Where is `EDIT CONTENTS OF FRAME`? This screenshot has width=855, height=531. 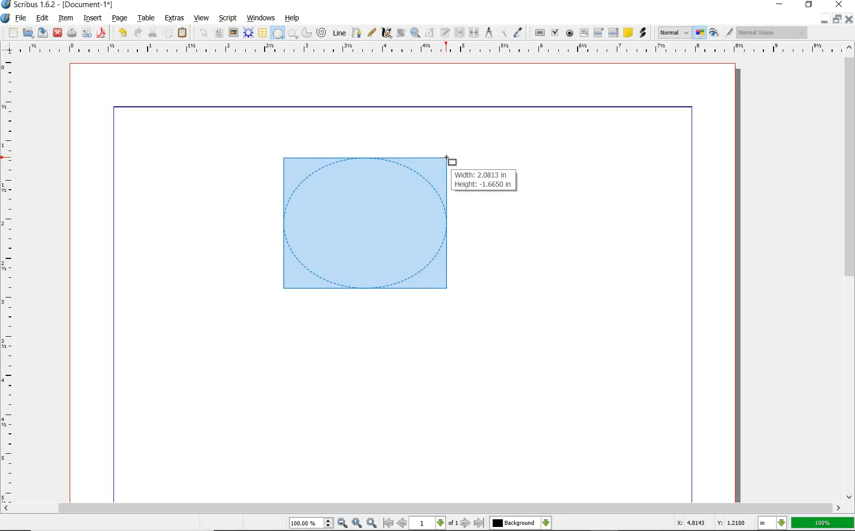
EDIT CONTENTS OF FRAME is located at coordinates (430, 32).